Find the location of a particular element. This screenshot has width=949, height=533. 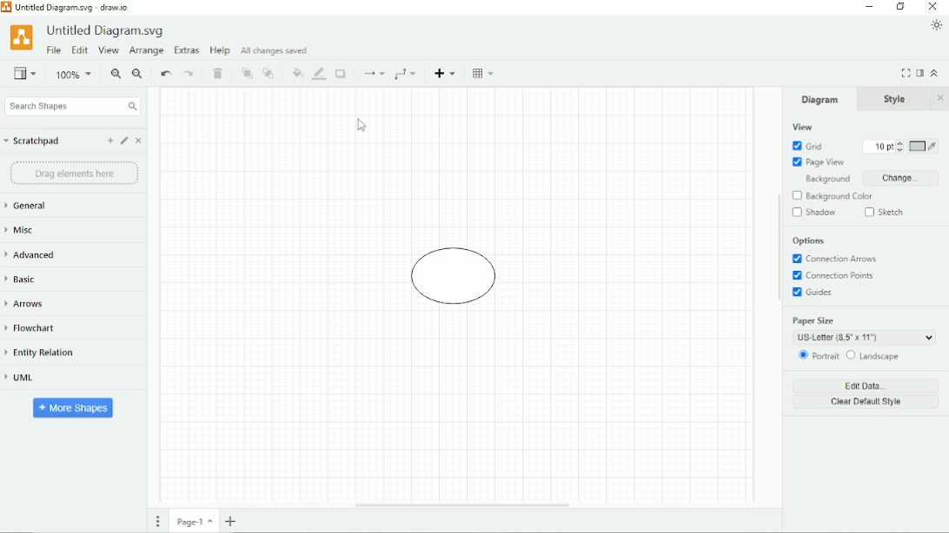

General is located at coordinates (27, 206).